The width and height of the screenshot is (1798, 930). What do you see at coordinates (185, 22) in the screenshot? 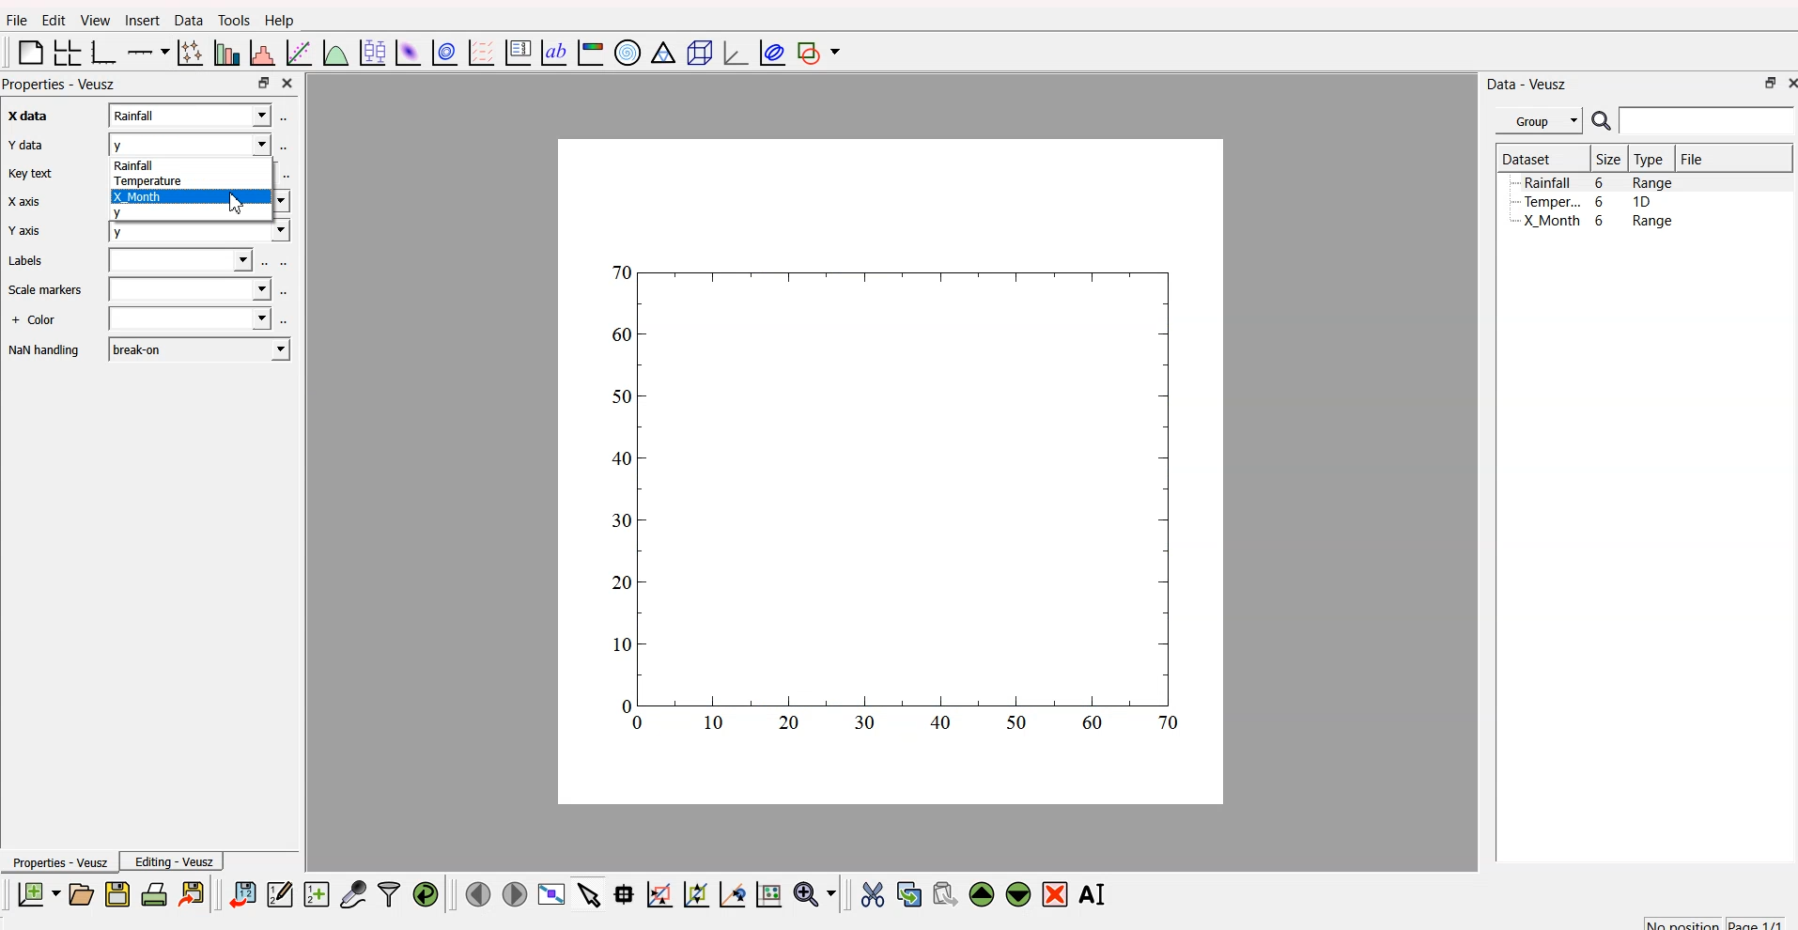
I see `Data` at bounding box center [185, 22].